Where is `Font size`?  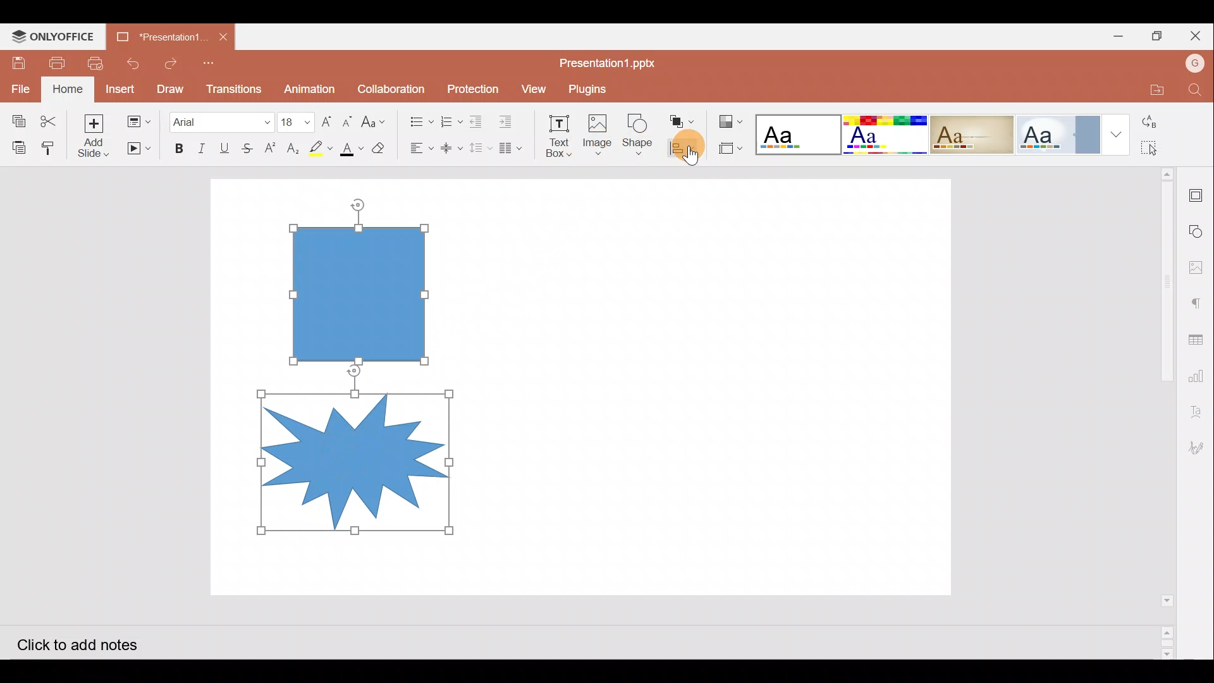 Font size is located at coordinates (292, 117).